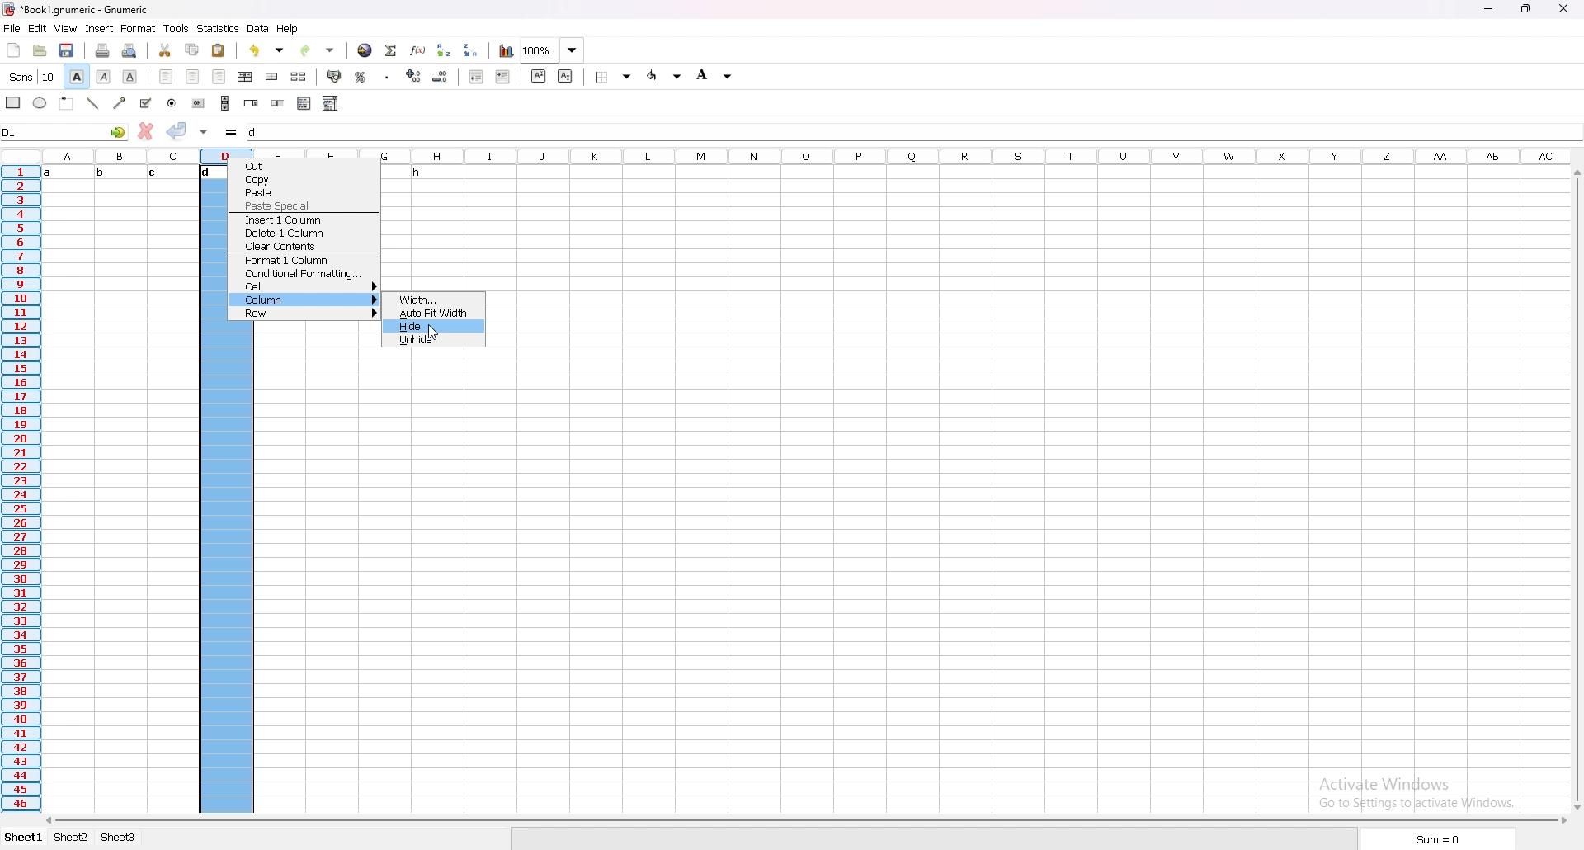 Image resolution: width=1584 pixels, height=850 pixels. What do you see at coordinates (304, 220) in the screenshot?
I see `insert 1 column` at bounding box center [304, 220].